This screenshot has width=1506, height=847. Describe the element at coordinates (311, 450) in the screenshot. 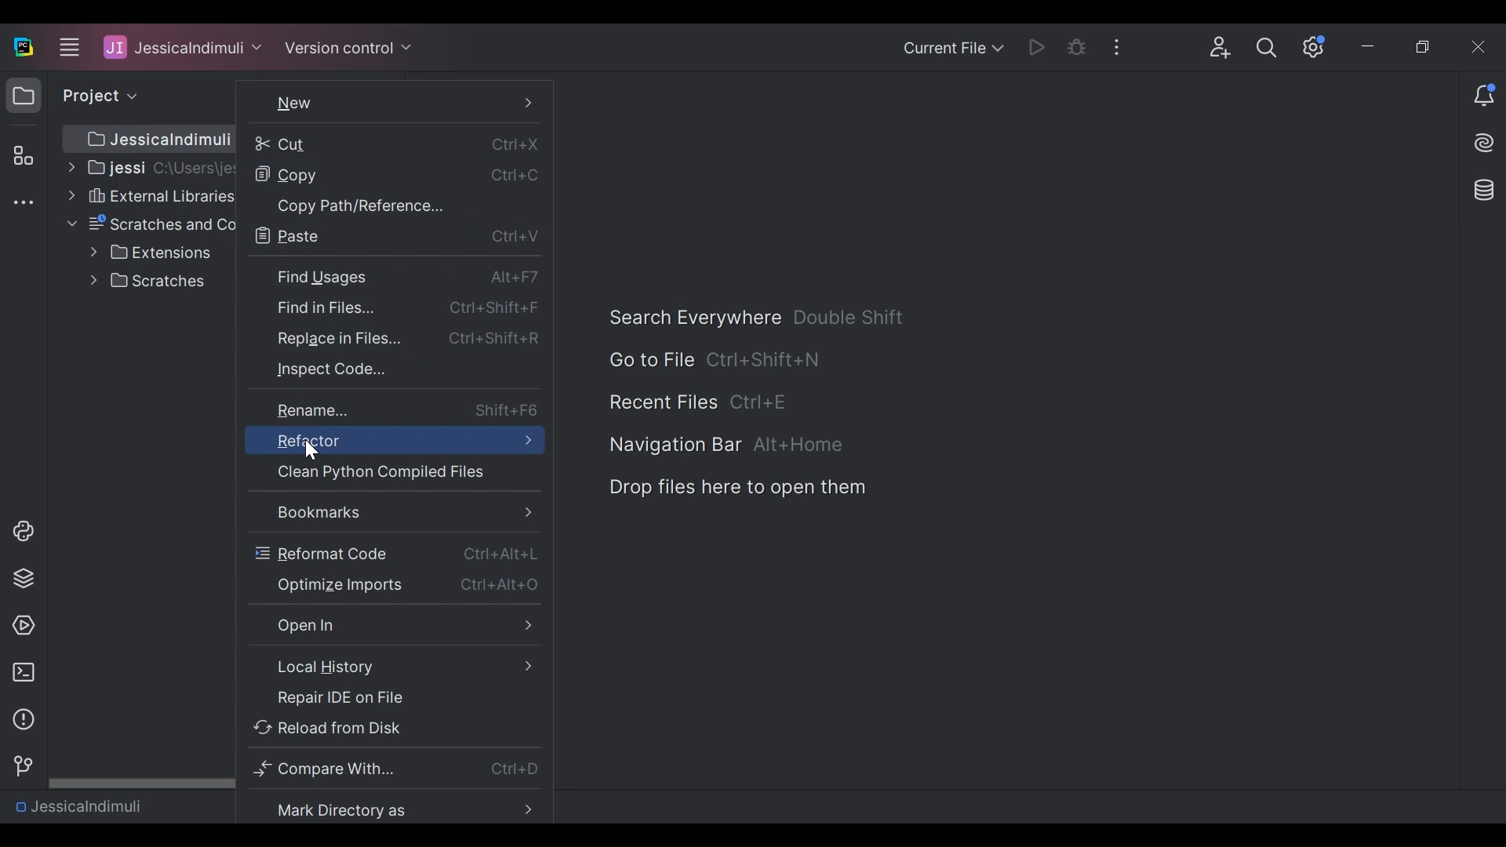

I see `Cursor` at that location.